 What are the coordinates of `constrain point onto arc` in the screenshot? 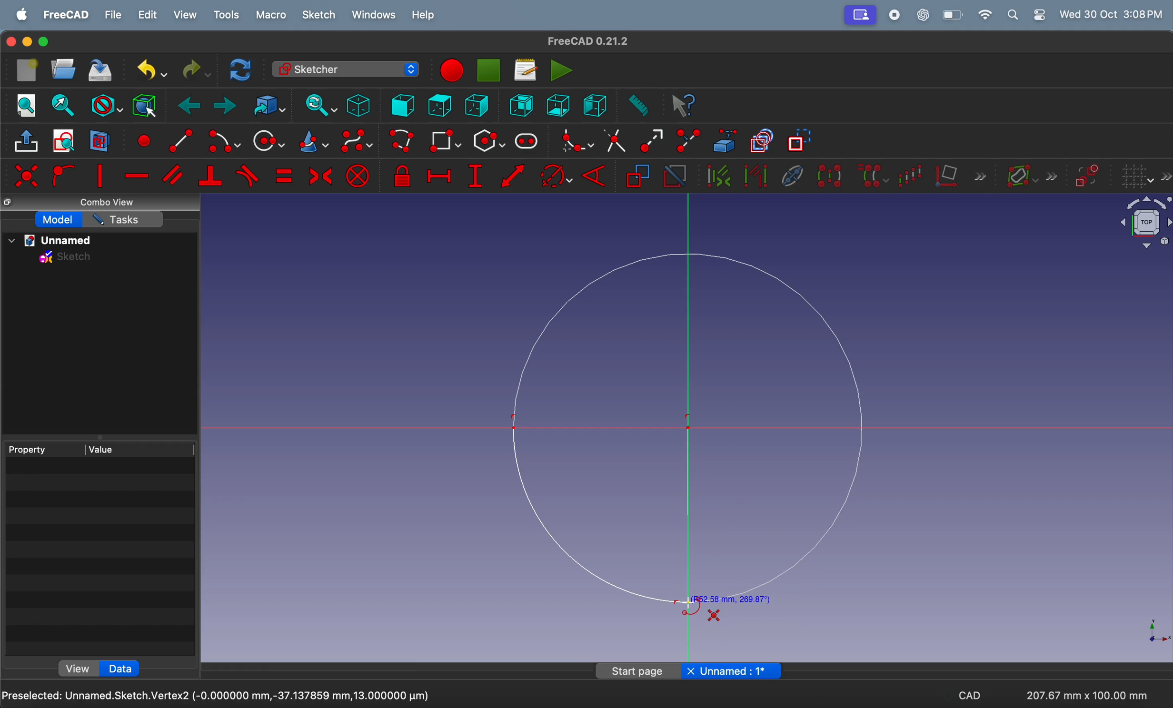 It's located at (62, 176).